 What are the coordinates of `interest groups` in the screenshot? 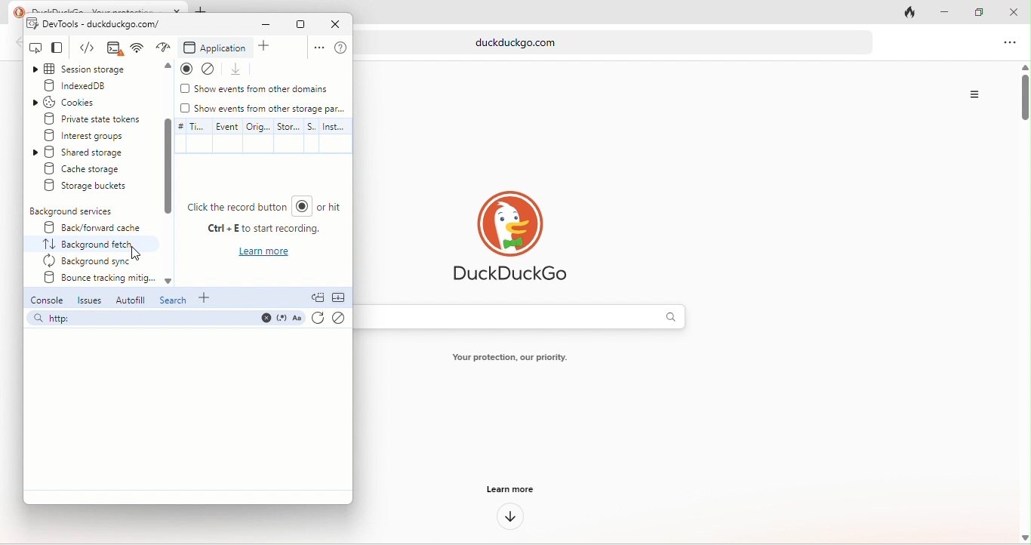 It's located at (95, 136).